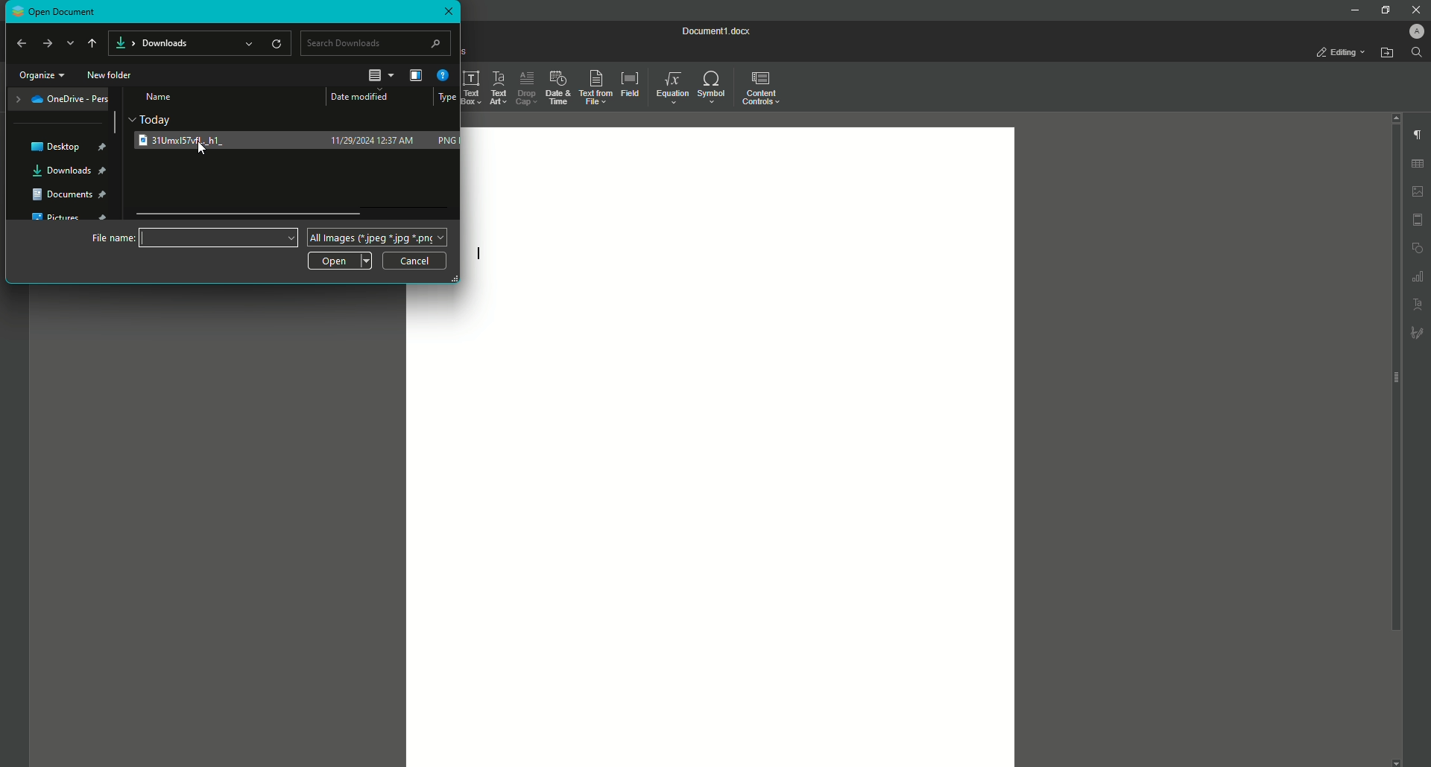 This screenshot has height=767, width=1431. Describe the element at coordinates (42, 76) in the screenshot. I see `Organize` at that location.